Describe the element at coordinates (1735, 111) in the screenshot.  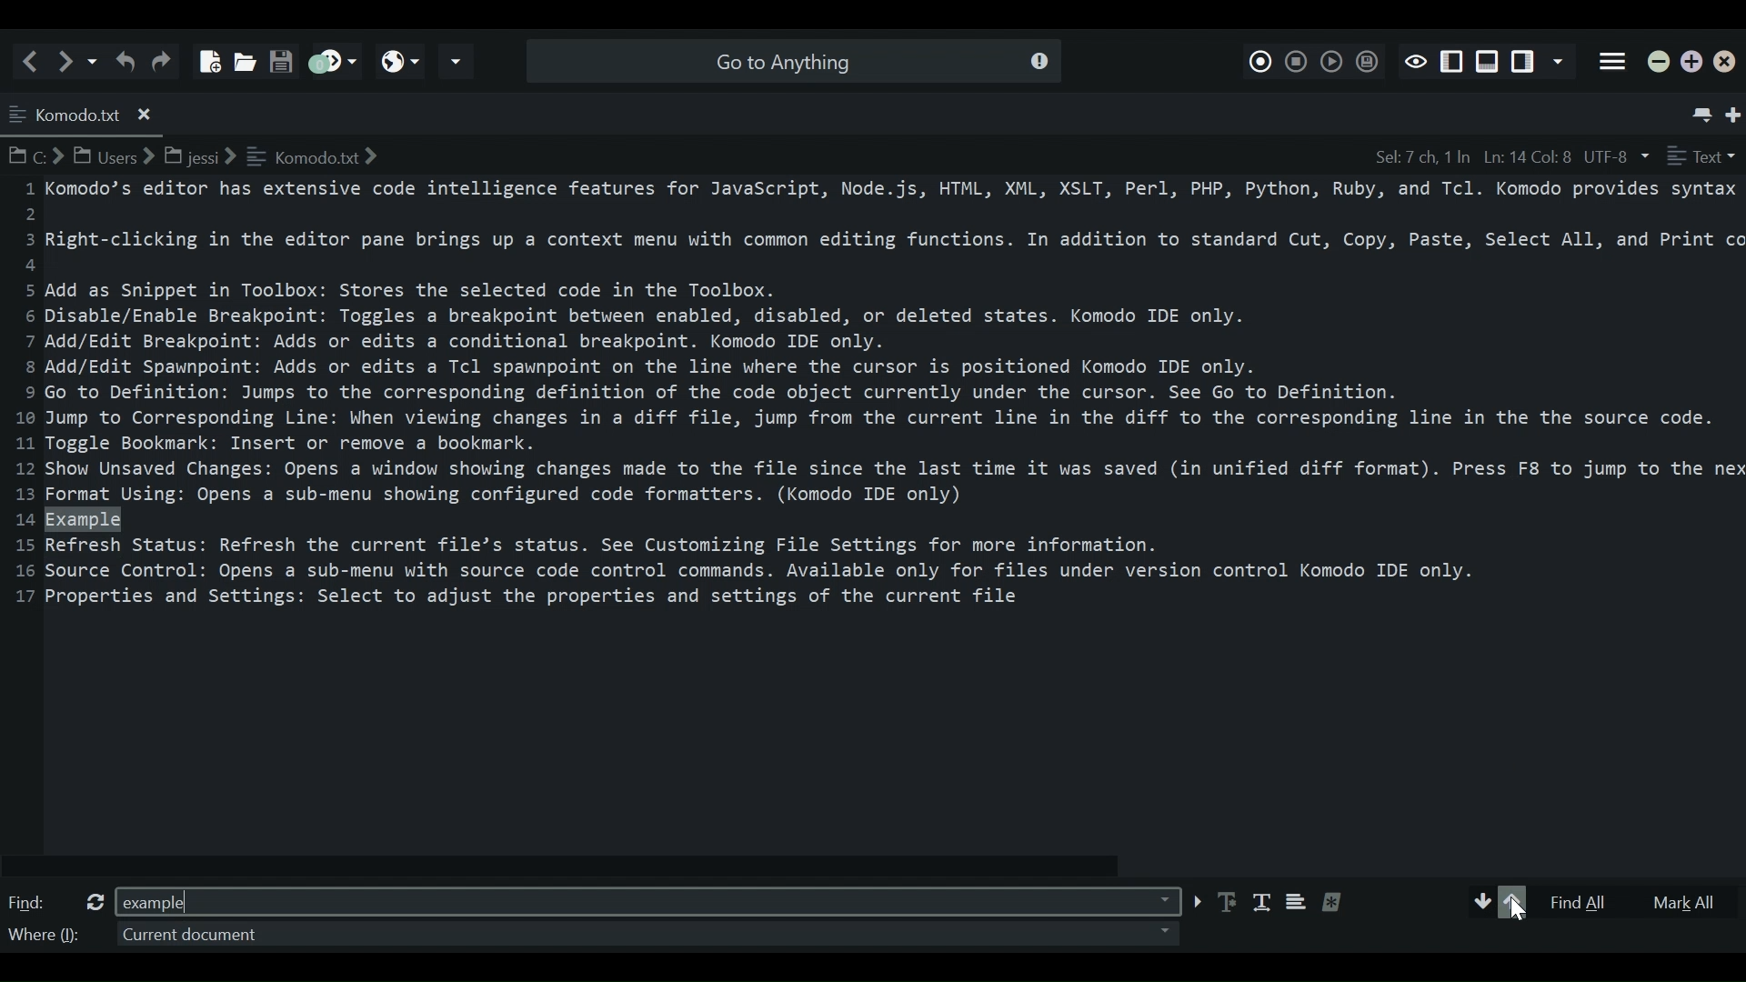
I see `New Tab` at that location.